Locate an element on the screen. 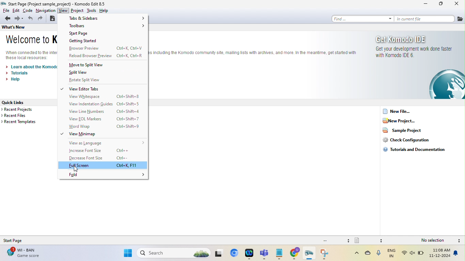 Image resolution: width=465 pixels, height=261 pixels. view indentation guides is located at coordinates (103, 104).